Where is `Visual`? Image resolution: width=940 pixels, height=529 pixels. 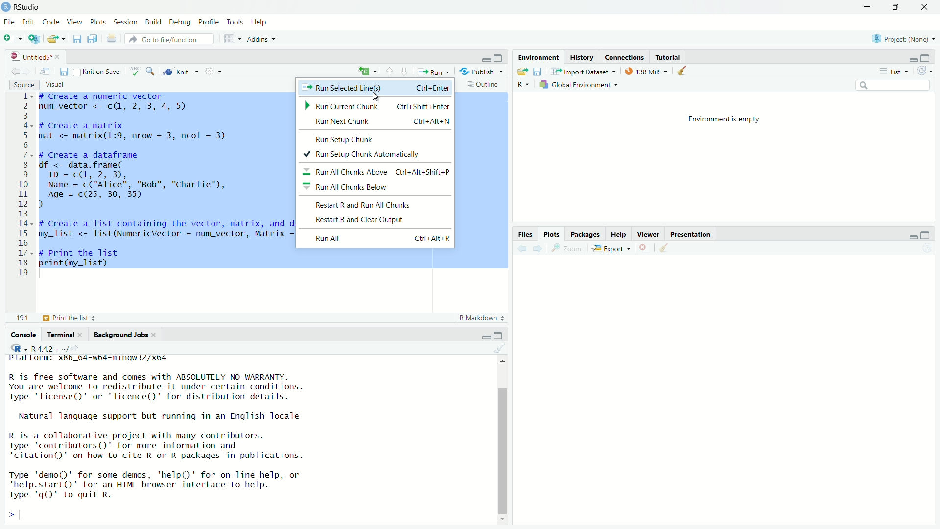 Visual is located at coordinates (60, 83).